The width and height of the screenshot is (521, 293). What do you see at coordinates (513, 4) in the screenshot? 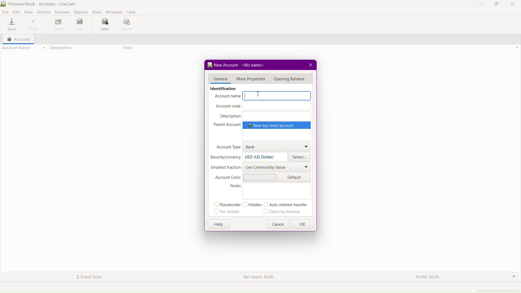
I see `Close` at bounding box center [513, 4].